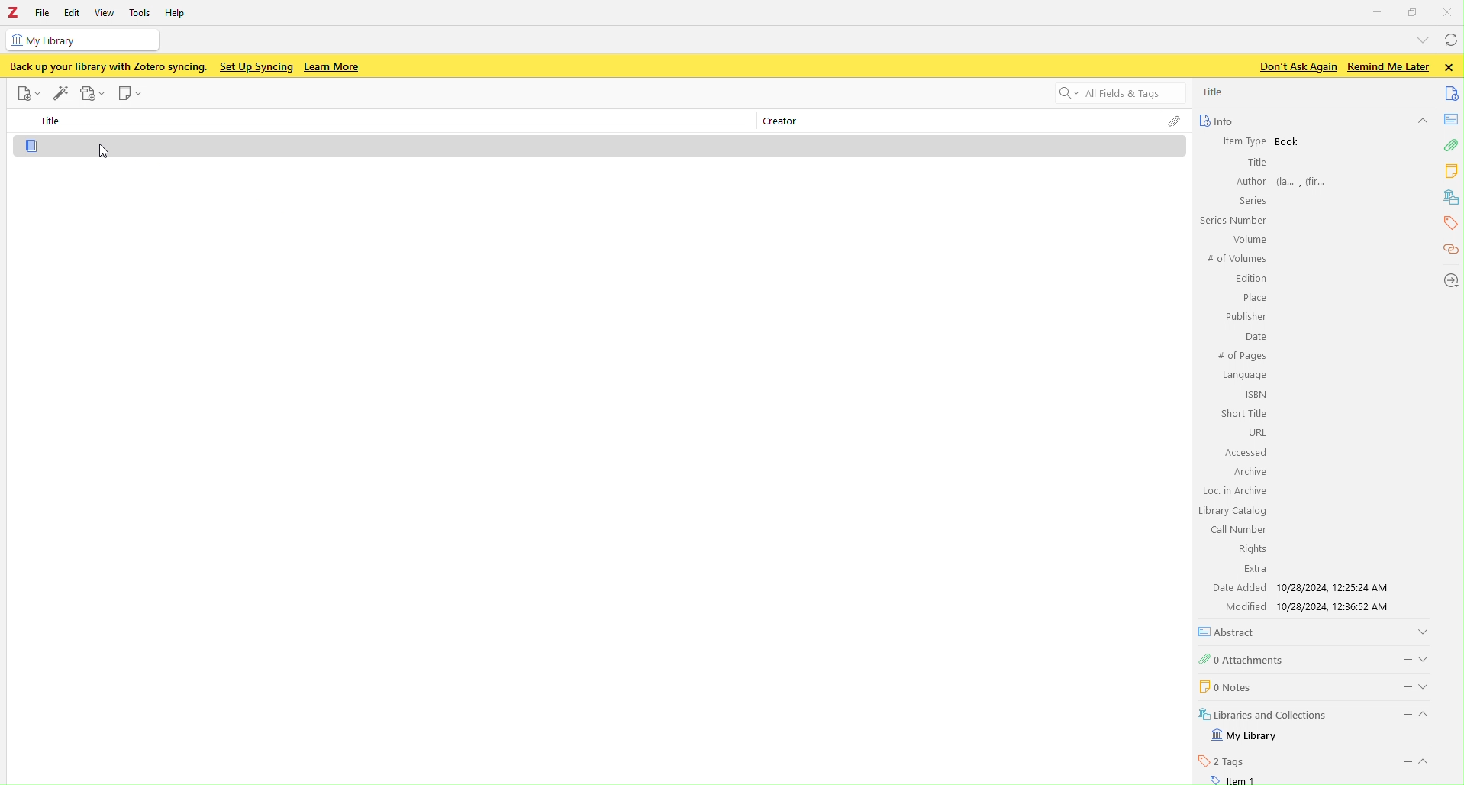  Describe the element at coordinates (1244, 376) in the screenshot. I see `Language` at that location.